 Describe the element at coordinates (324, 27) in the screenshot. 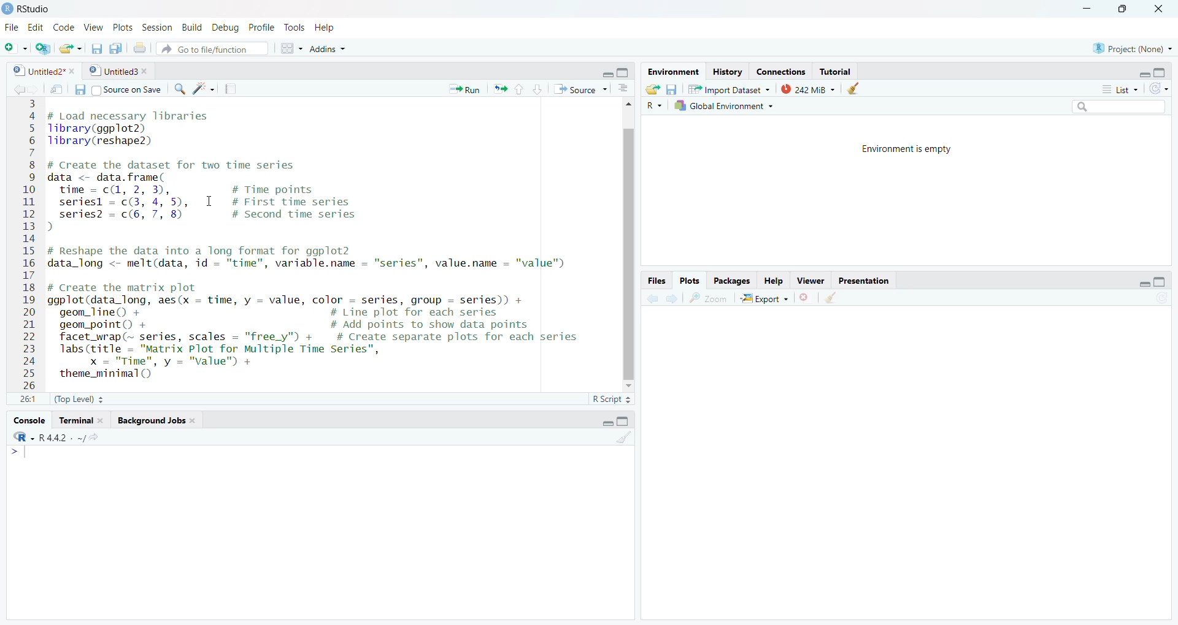

I see `Help` at that location.